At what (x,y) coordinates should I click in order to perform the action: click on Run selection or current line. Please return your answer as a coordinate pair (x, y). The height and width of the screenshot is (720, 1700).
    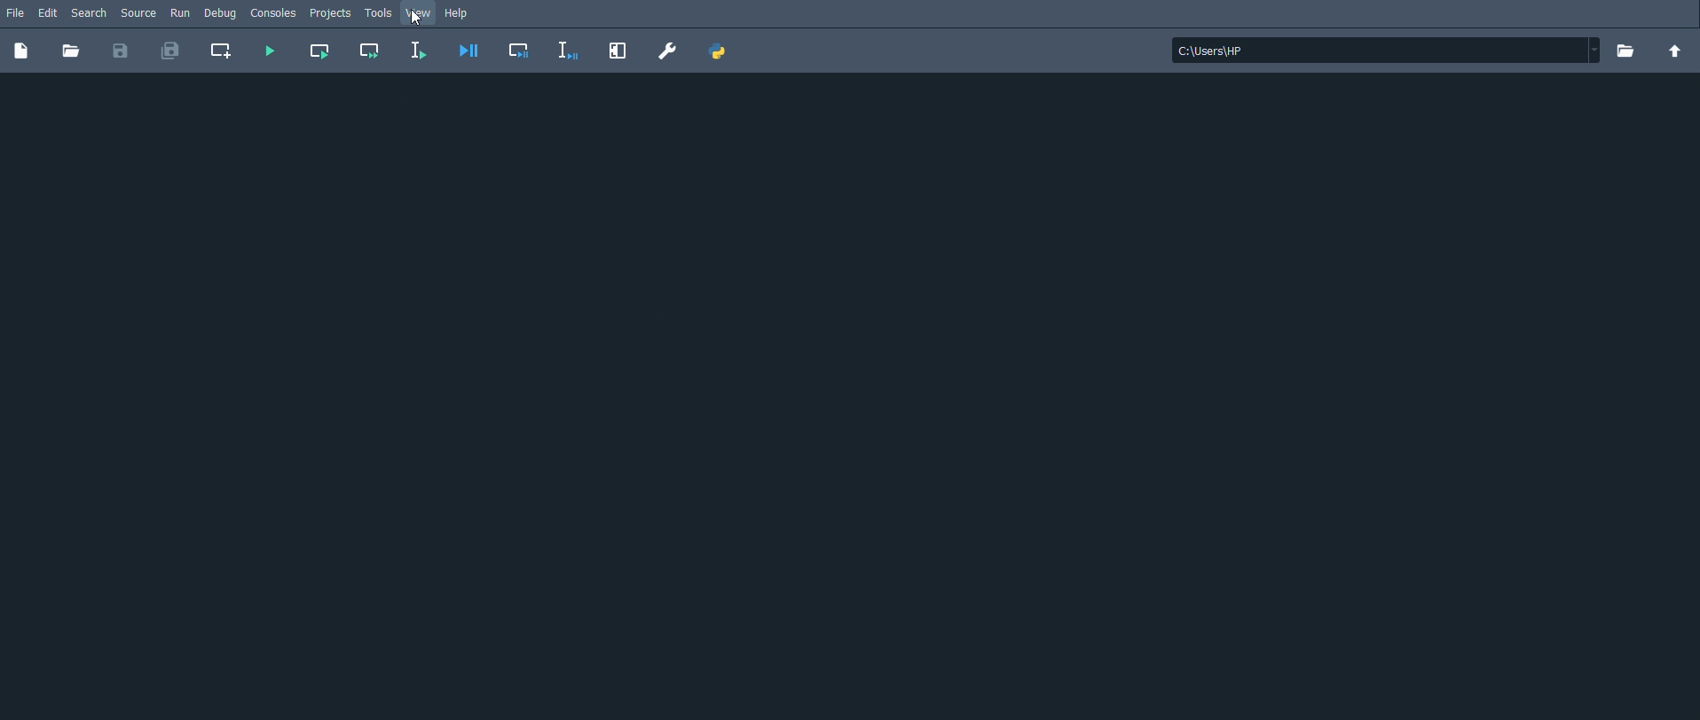
    Looking at the image, I should click on (417, 51).